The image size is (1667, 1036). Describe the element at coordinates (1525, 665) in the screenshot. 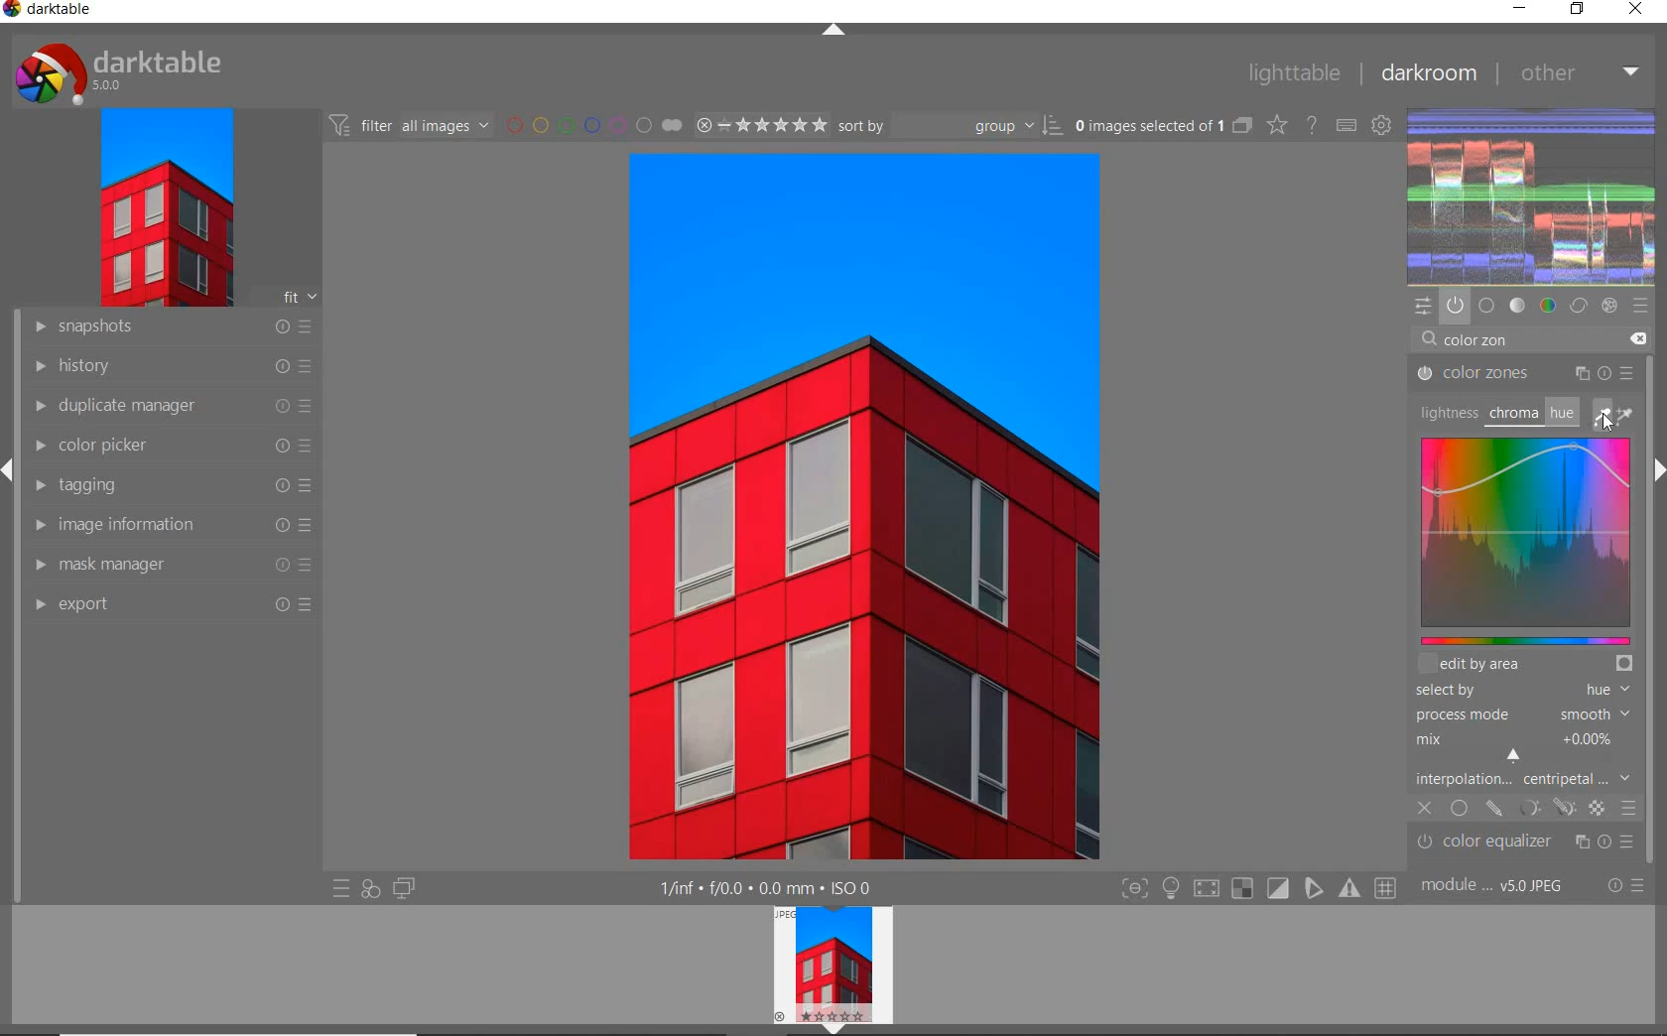

I see `EDIT BY AREA` at that location.